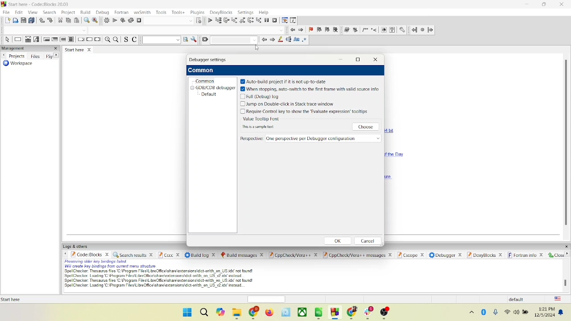  I want to click on build message, so click(243, 255).